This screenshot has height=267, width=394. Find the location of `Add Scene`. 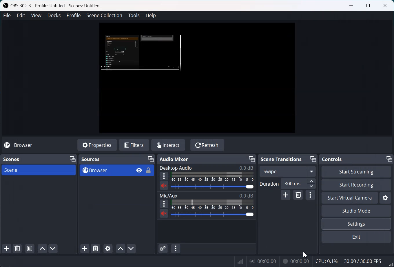

Add Scene is located at coordinates (6, 249).